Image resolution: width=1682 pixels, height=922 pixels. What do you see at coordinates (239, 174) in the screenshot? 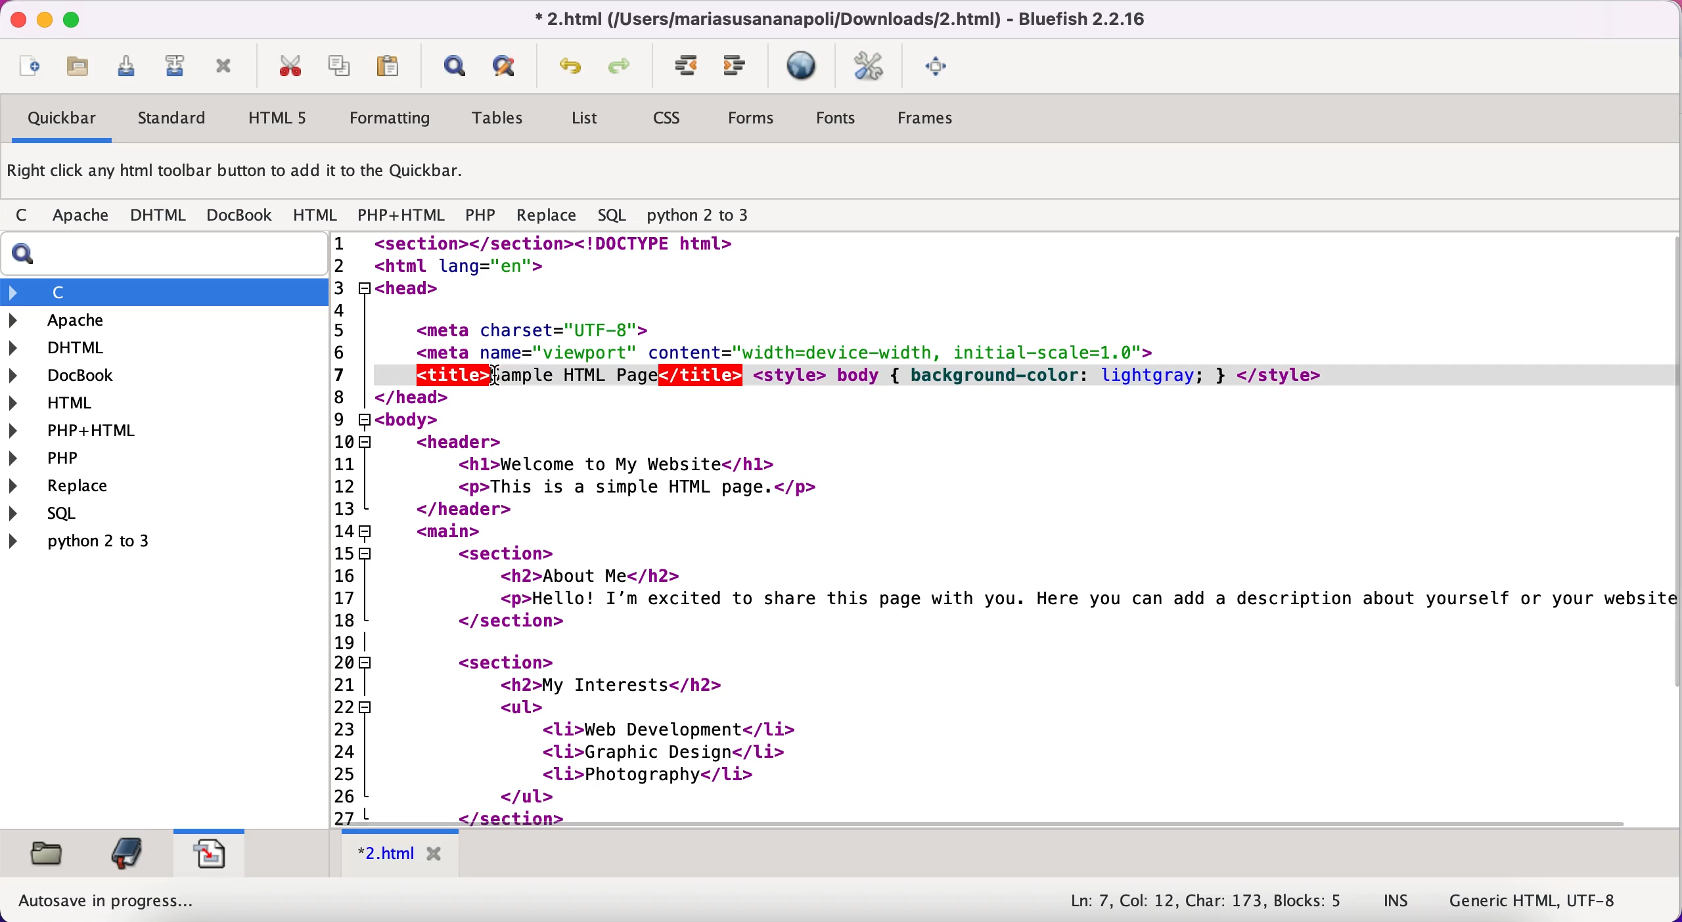
I see `right click any html toolbar button to add it to the quickbar.` at bounding box center [239, 174].